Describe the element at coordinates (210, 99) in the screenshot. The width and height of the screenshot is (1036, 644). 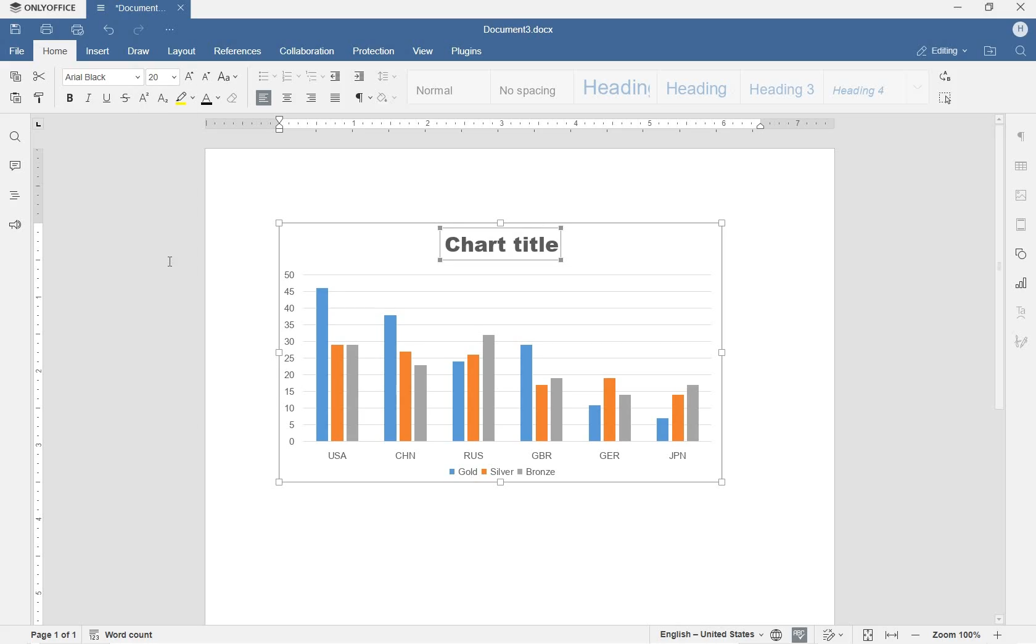
I see `FONT color` at that location.